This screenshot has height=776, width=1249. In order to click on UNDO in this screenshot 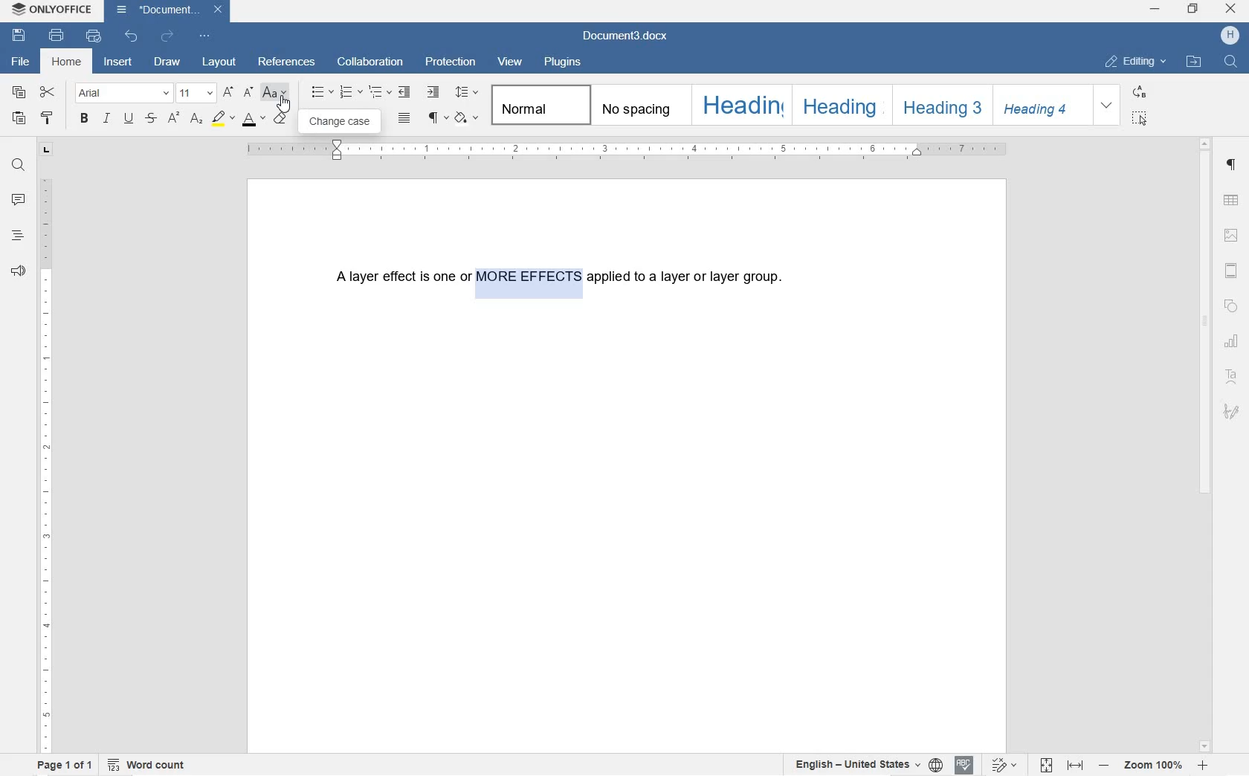, I will do `click(132, 37)`.